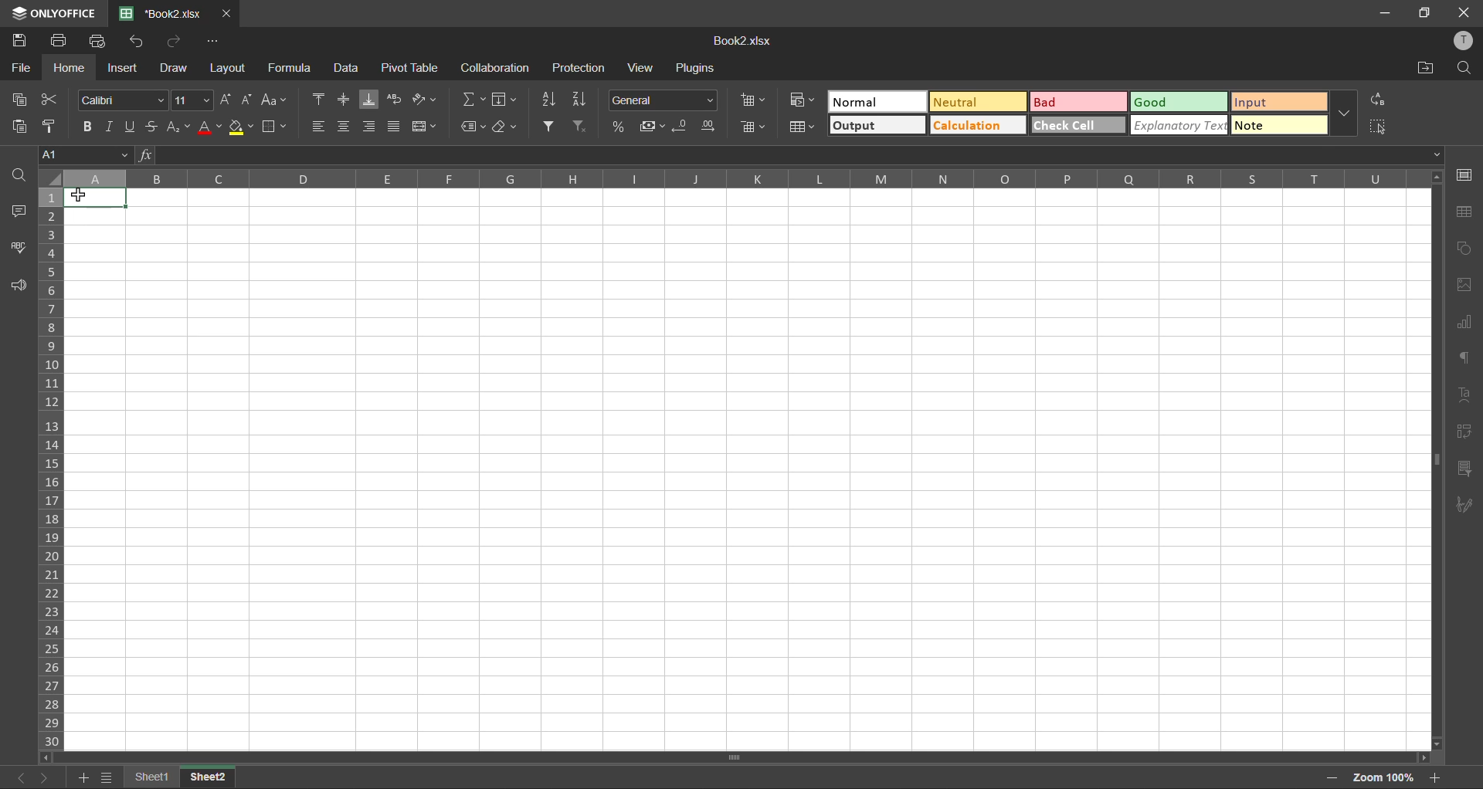  Describe the element at coordinates (495, 70) in the screenshot. I see `collaboration` at that location.